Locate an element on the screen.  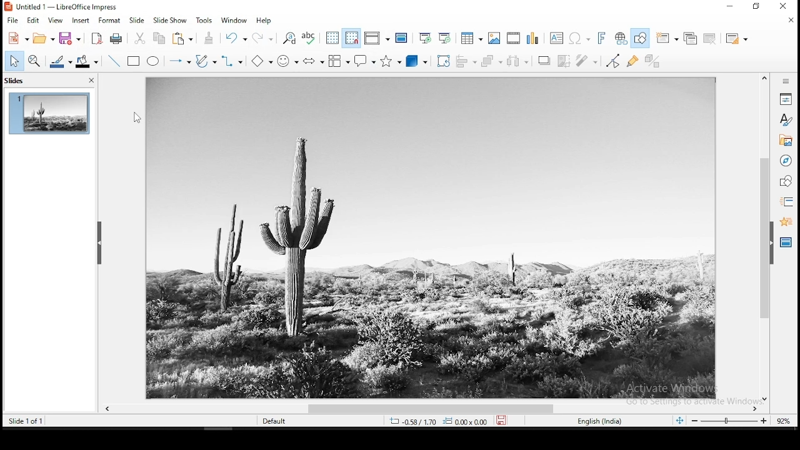
show draw functions is located at coordinates (640, 37).